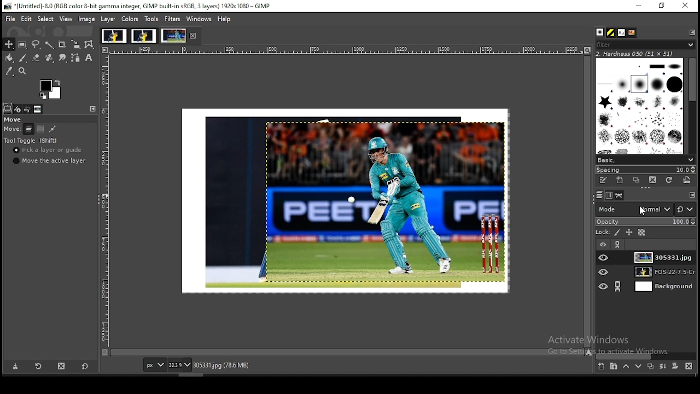 The height and width of the screenshot is (394, 700). Describe the element at coordinates (676, 366) in the screenshot. I see `mask` at that location.